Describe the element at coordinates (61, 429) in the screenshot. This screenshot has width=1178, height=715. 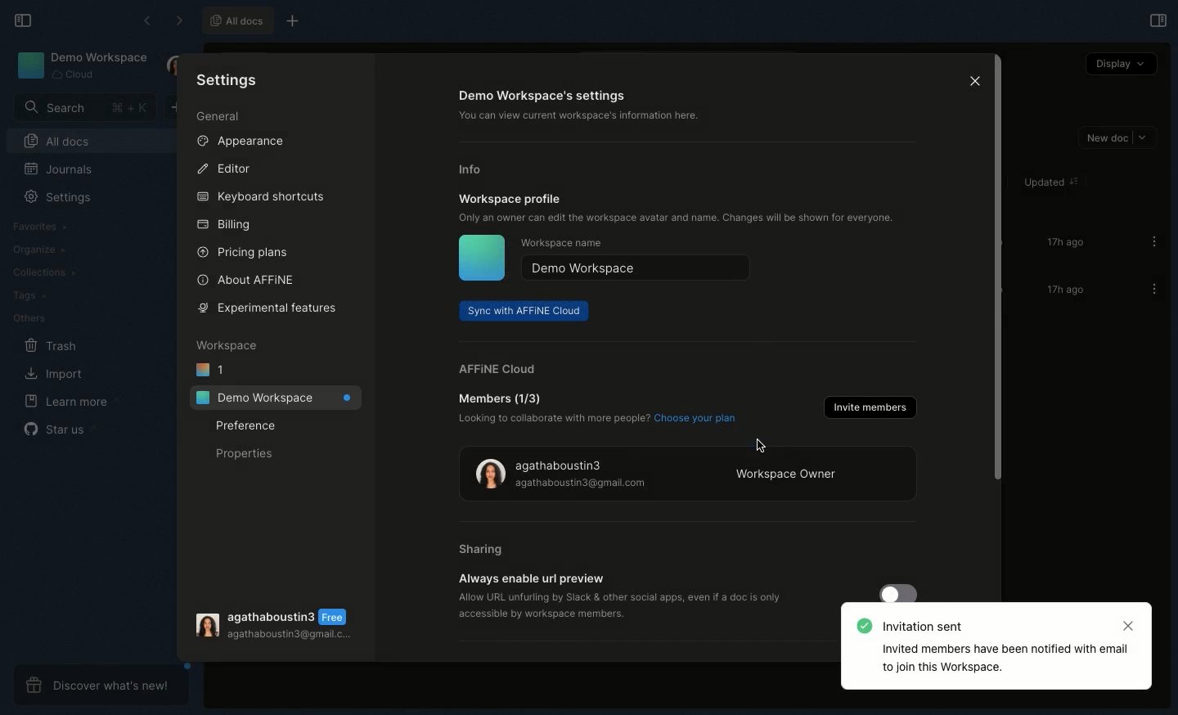
I see `Star us` at that location.